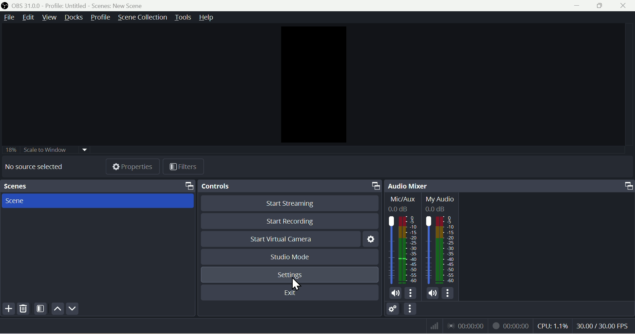 The height and width of the screenshot is (334, 635). I want to click on Add file, so click(8, 308).